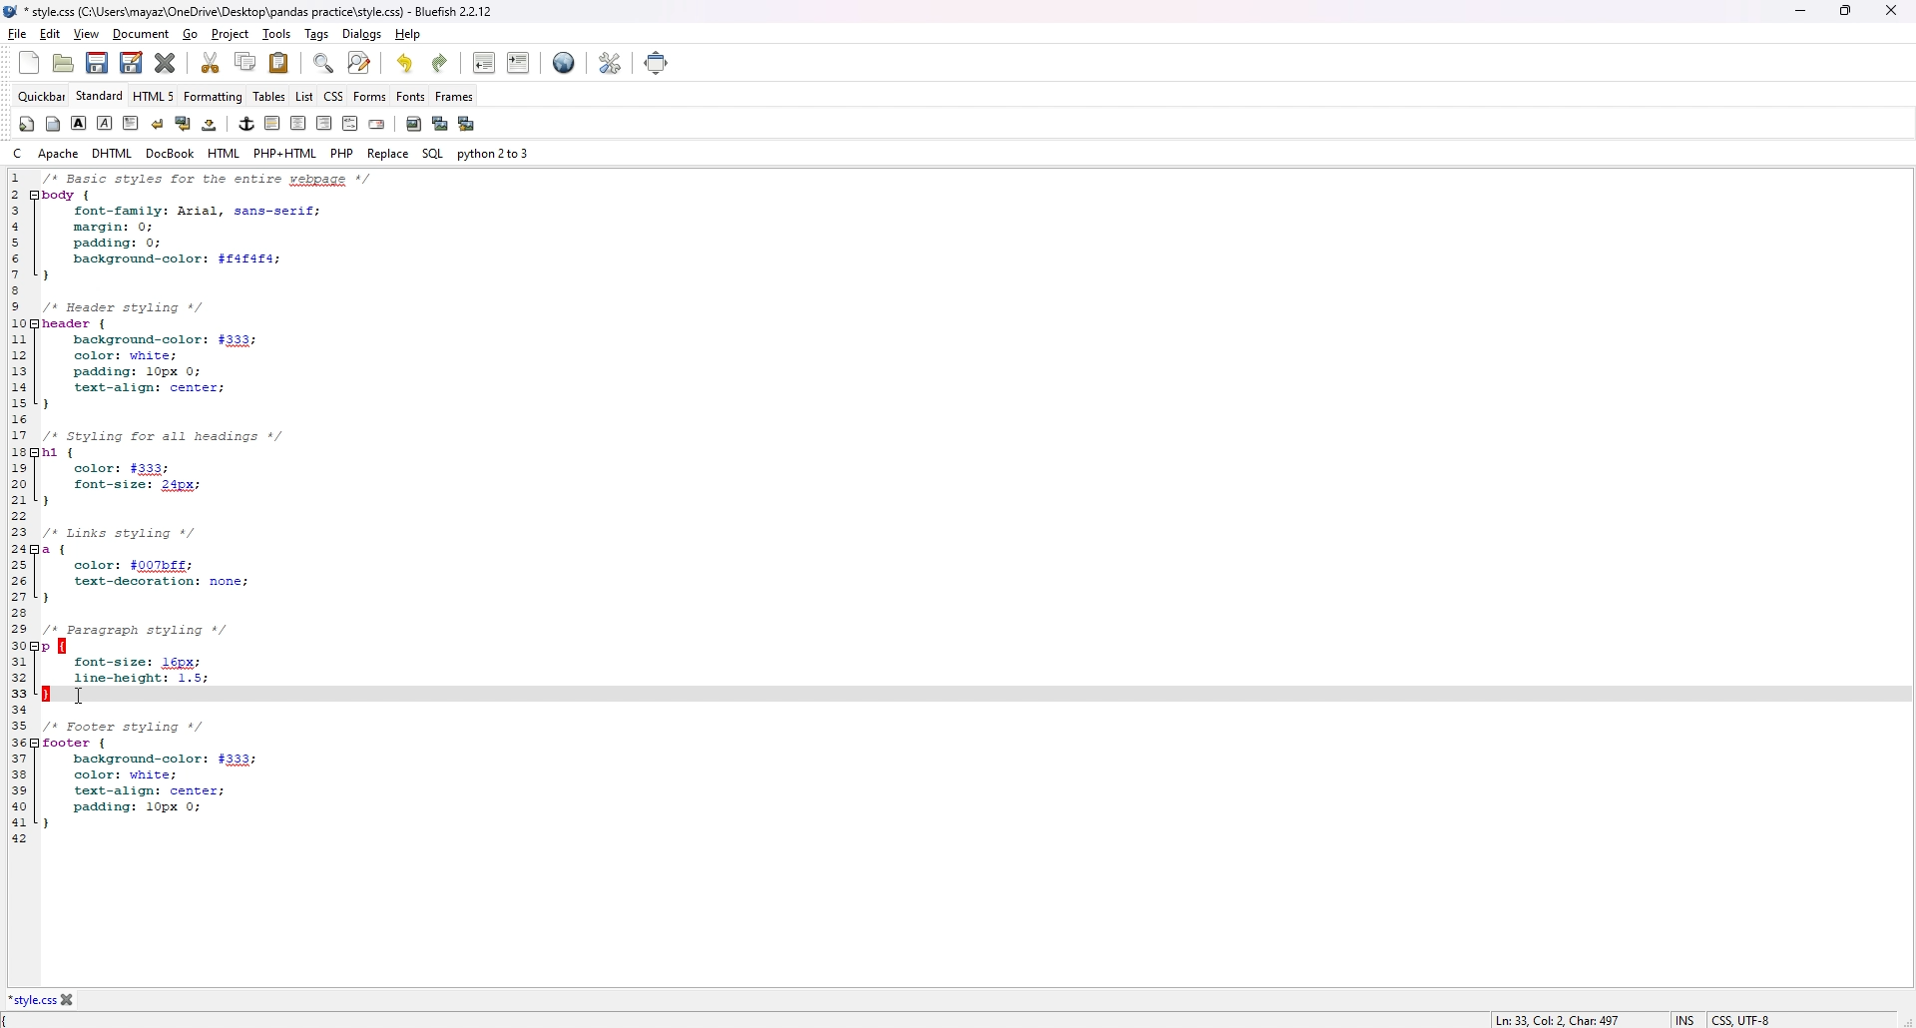 The height and width of the screenshot is (1028, 1916). Describe the element at coordinates (1891, 9) in the screenshot. I see `close` at that location.